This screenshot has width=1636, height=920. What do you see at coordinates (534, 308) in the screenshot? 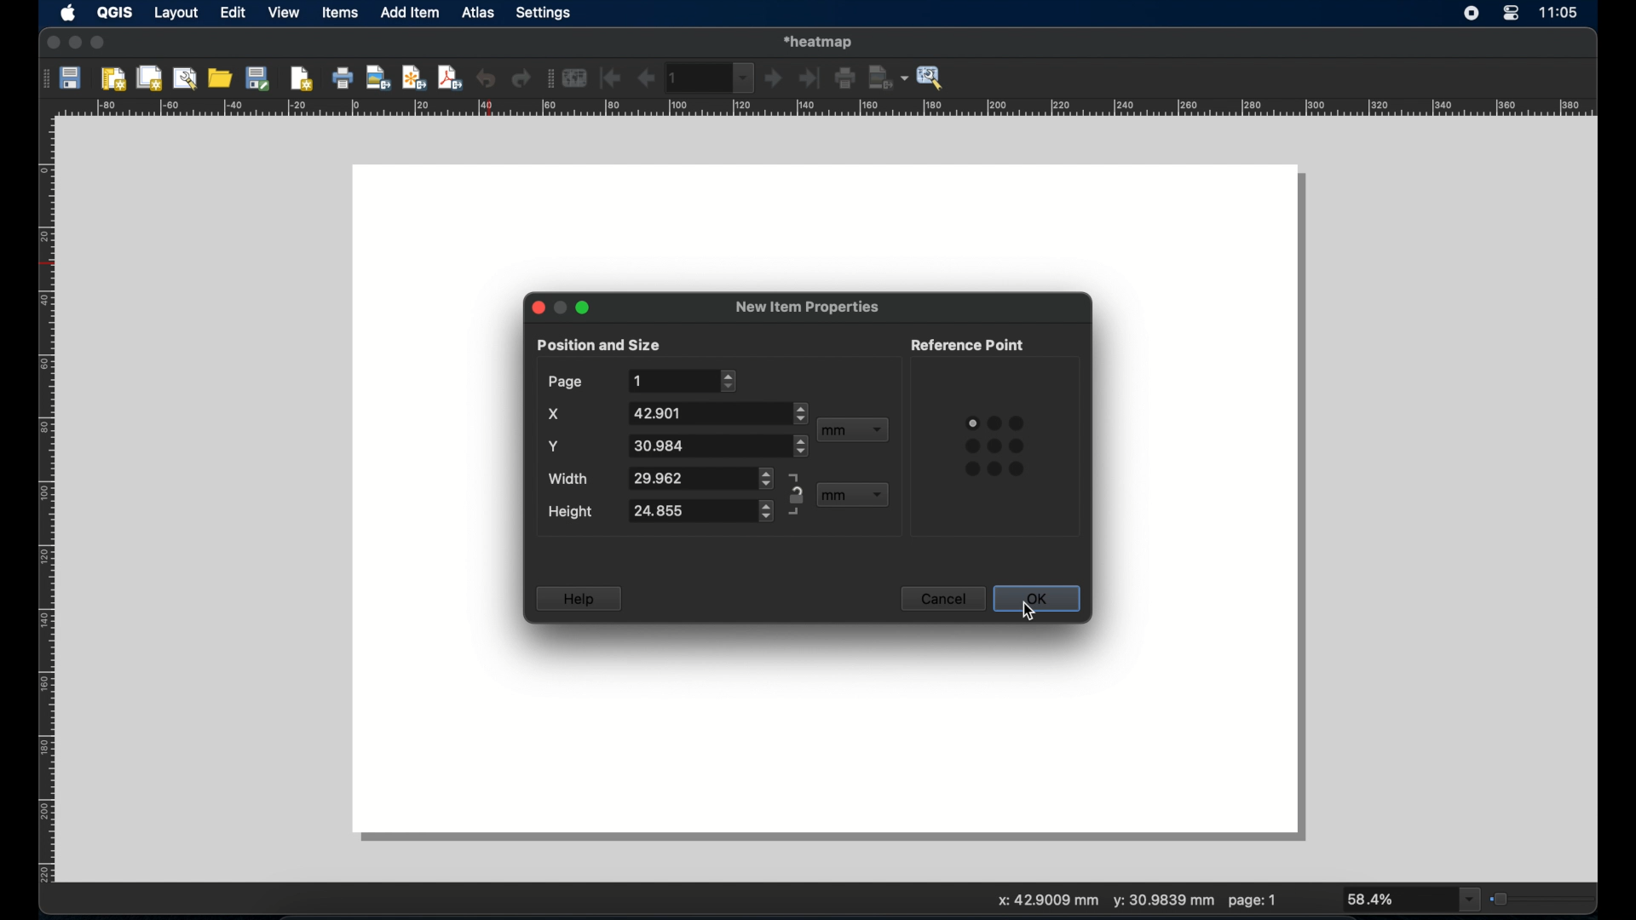
I see `close` at bounding box center [534, 308].